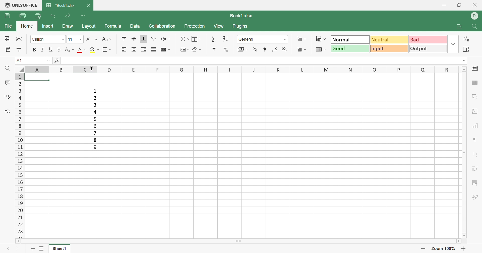 Image resolution: width=482 pixels, height=253 pixels. Describe the element at coordinates (475, 84) in the screenshot. I see `Table settings` at that location.